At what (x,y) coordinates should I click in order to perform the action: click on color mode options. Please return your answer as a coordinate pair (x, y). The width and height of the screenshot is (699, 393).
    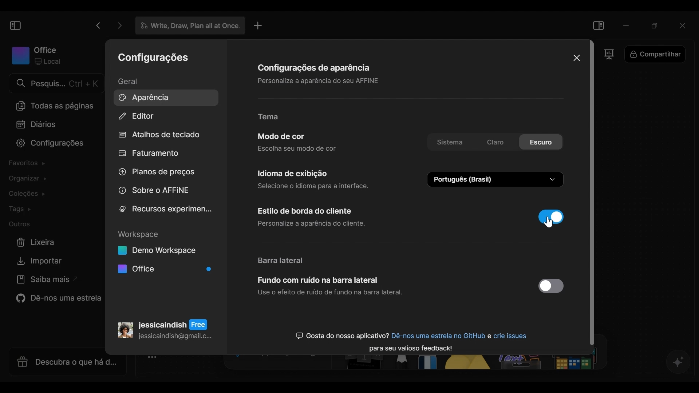
    Looking at the image, I should click on (495, 143).